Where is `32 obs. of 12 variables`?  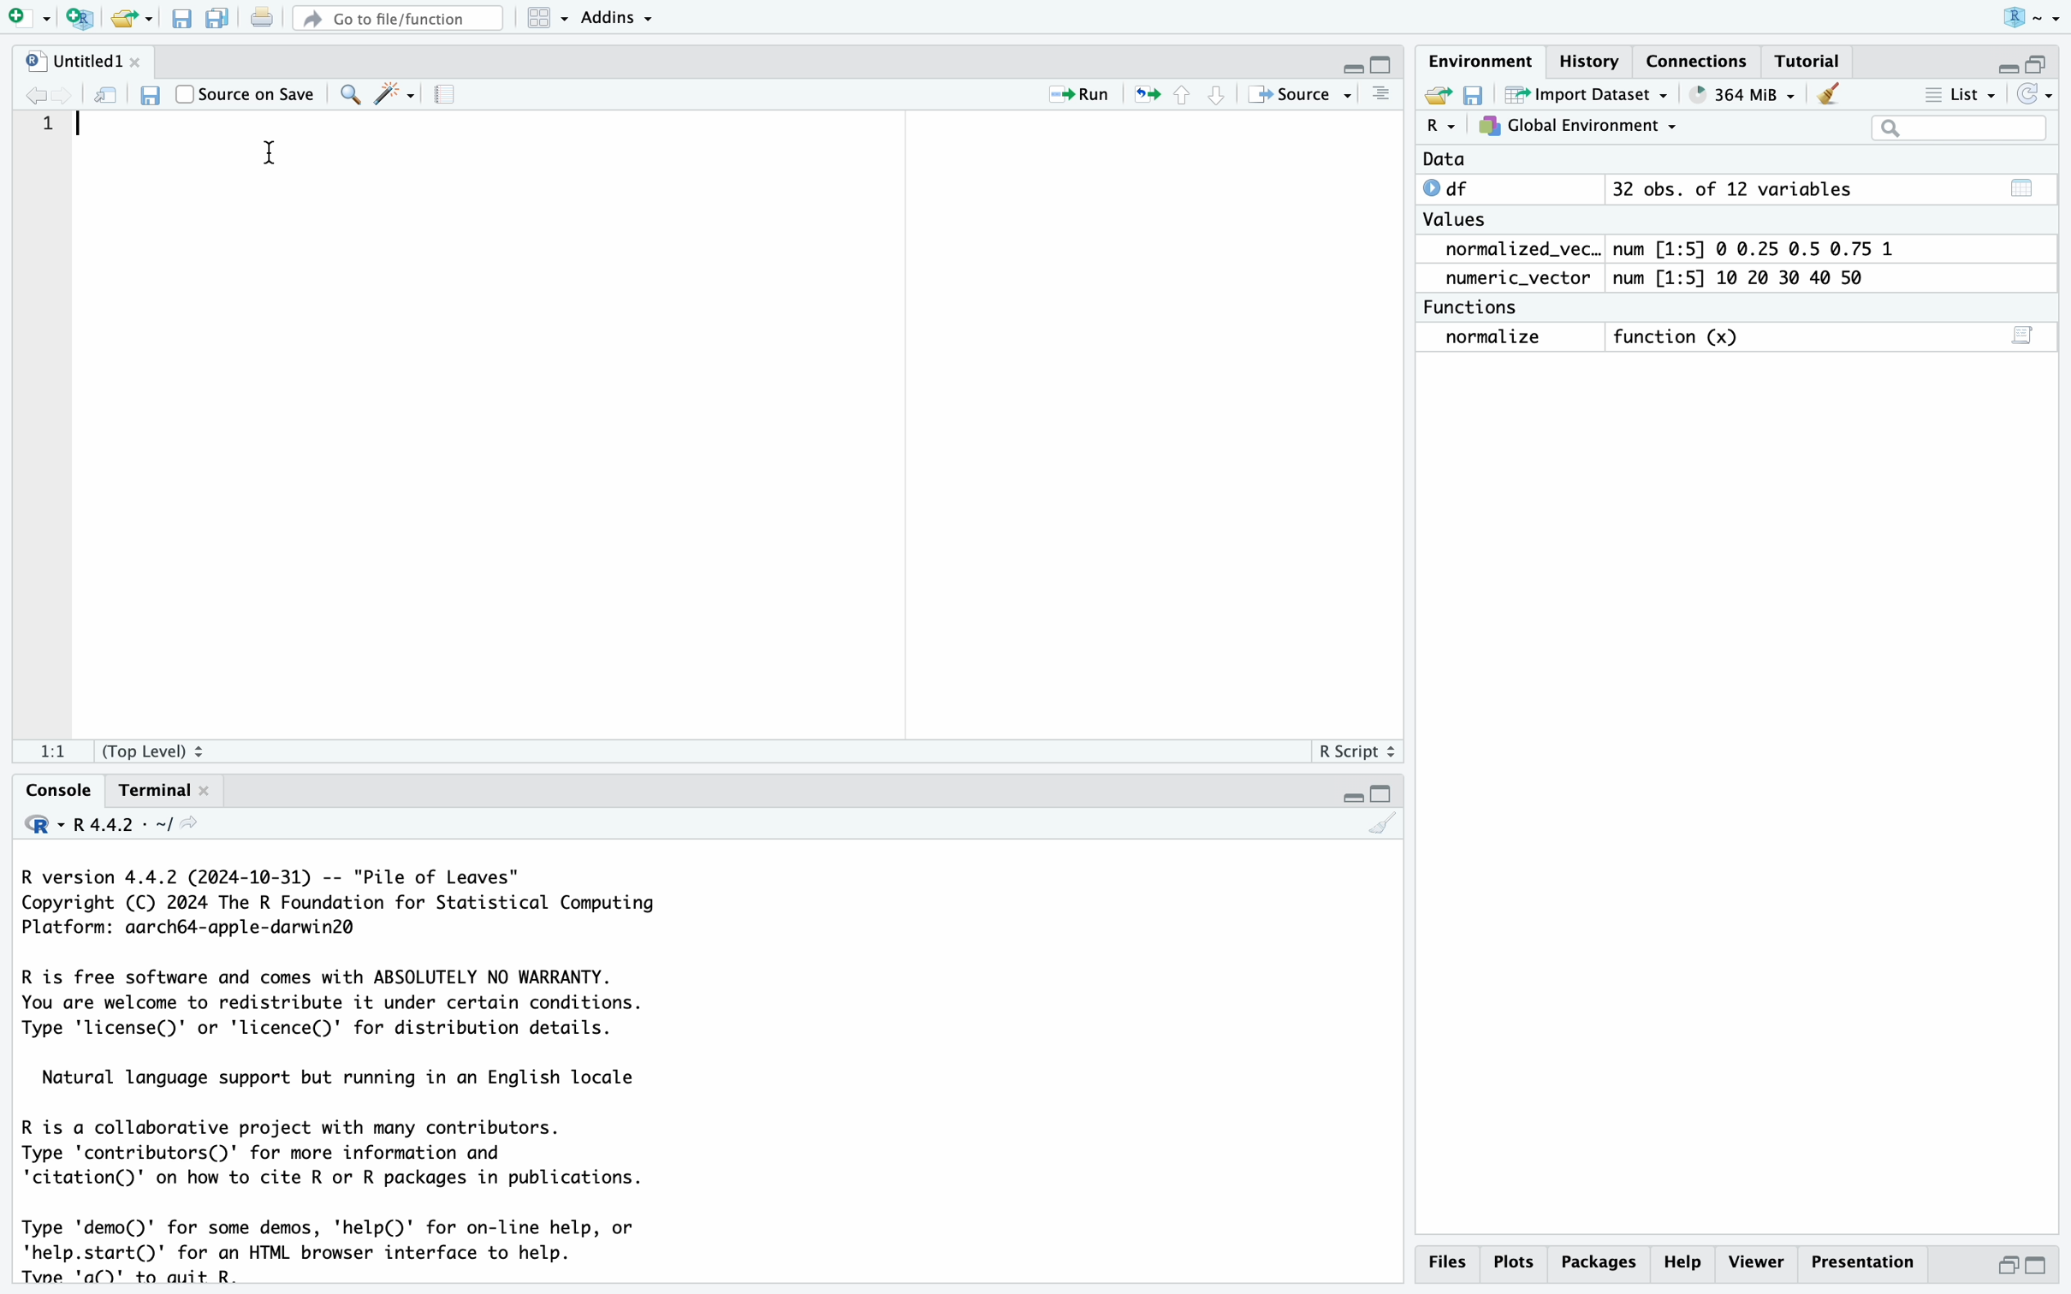 32 obs. of 12 variables is located at coordinates (1731, 191).